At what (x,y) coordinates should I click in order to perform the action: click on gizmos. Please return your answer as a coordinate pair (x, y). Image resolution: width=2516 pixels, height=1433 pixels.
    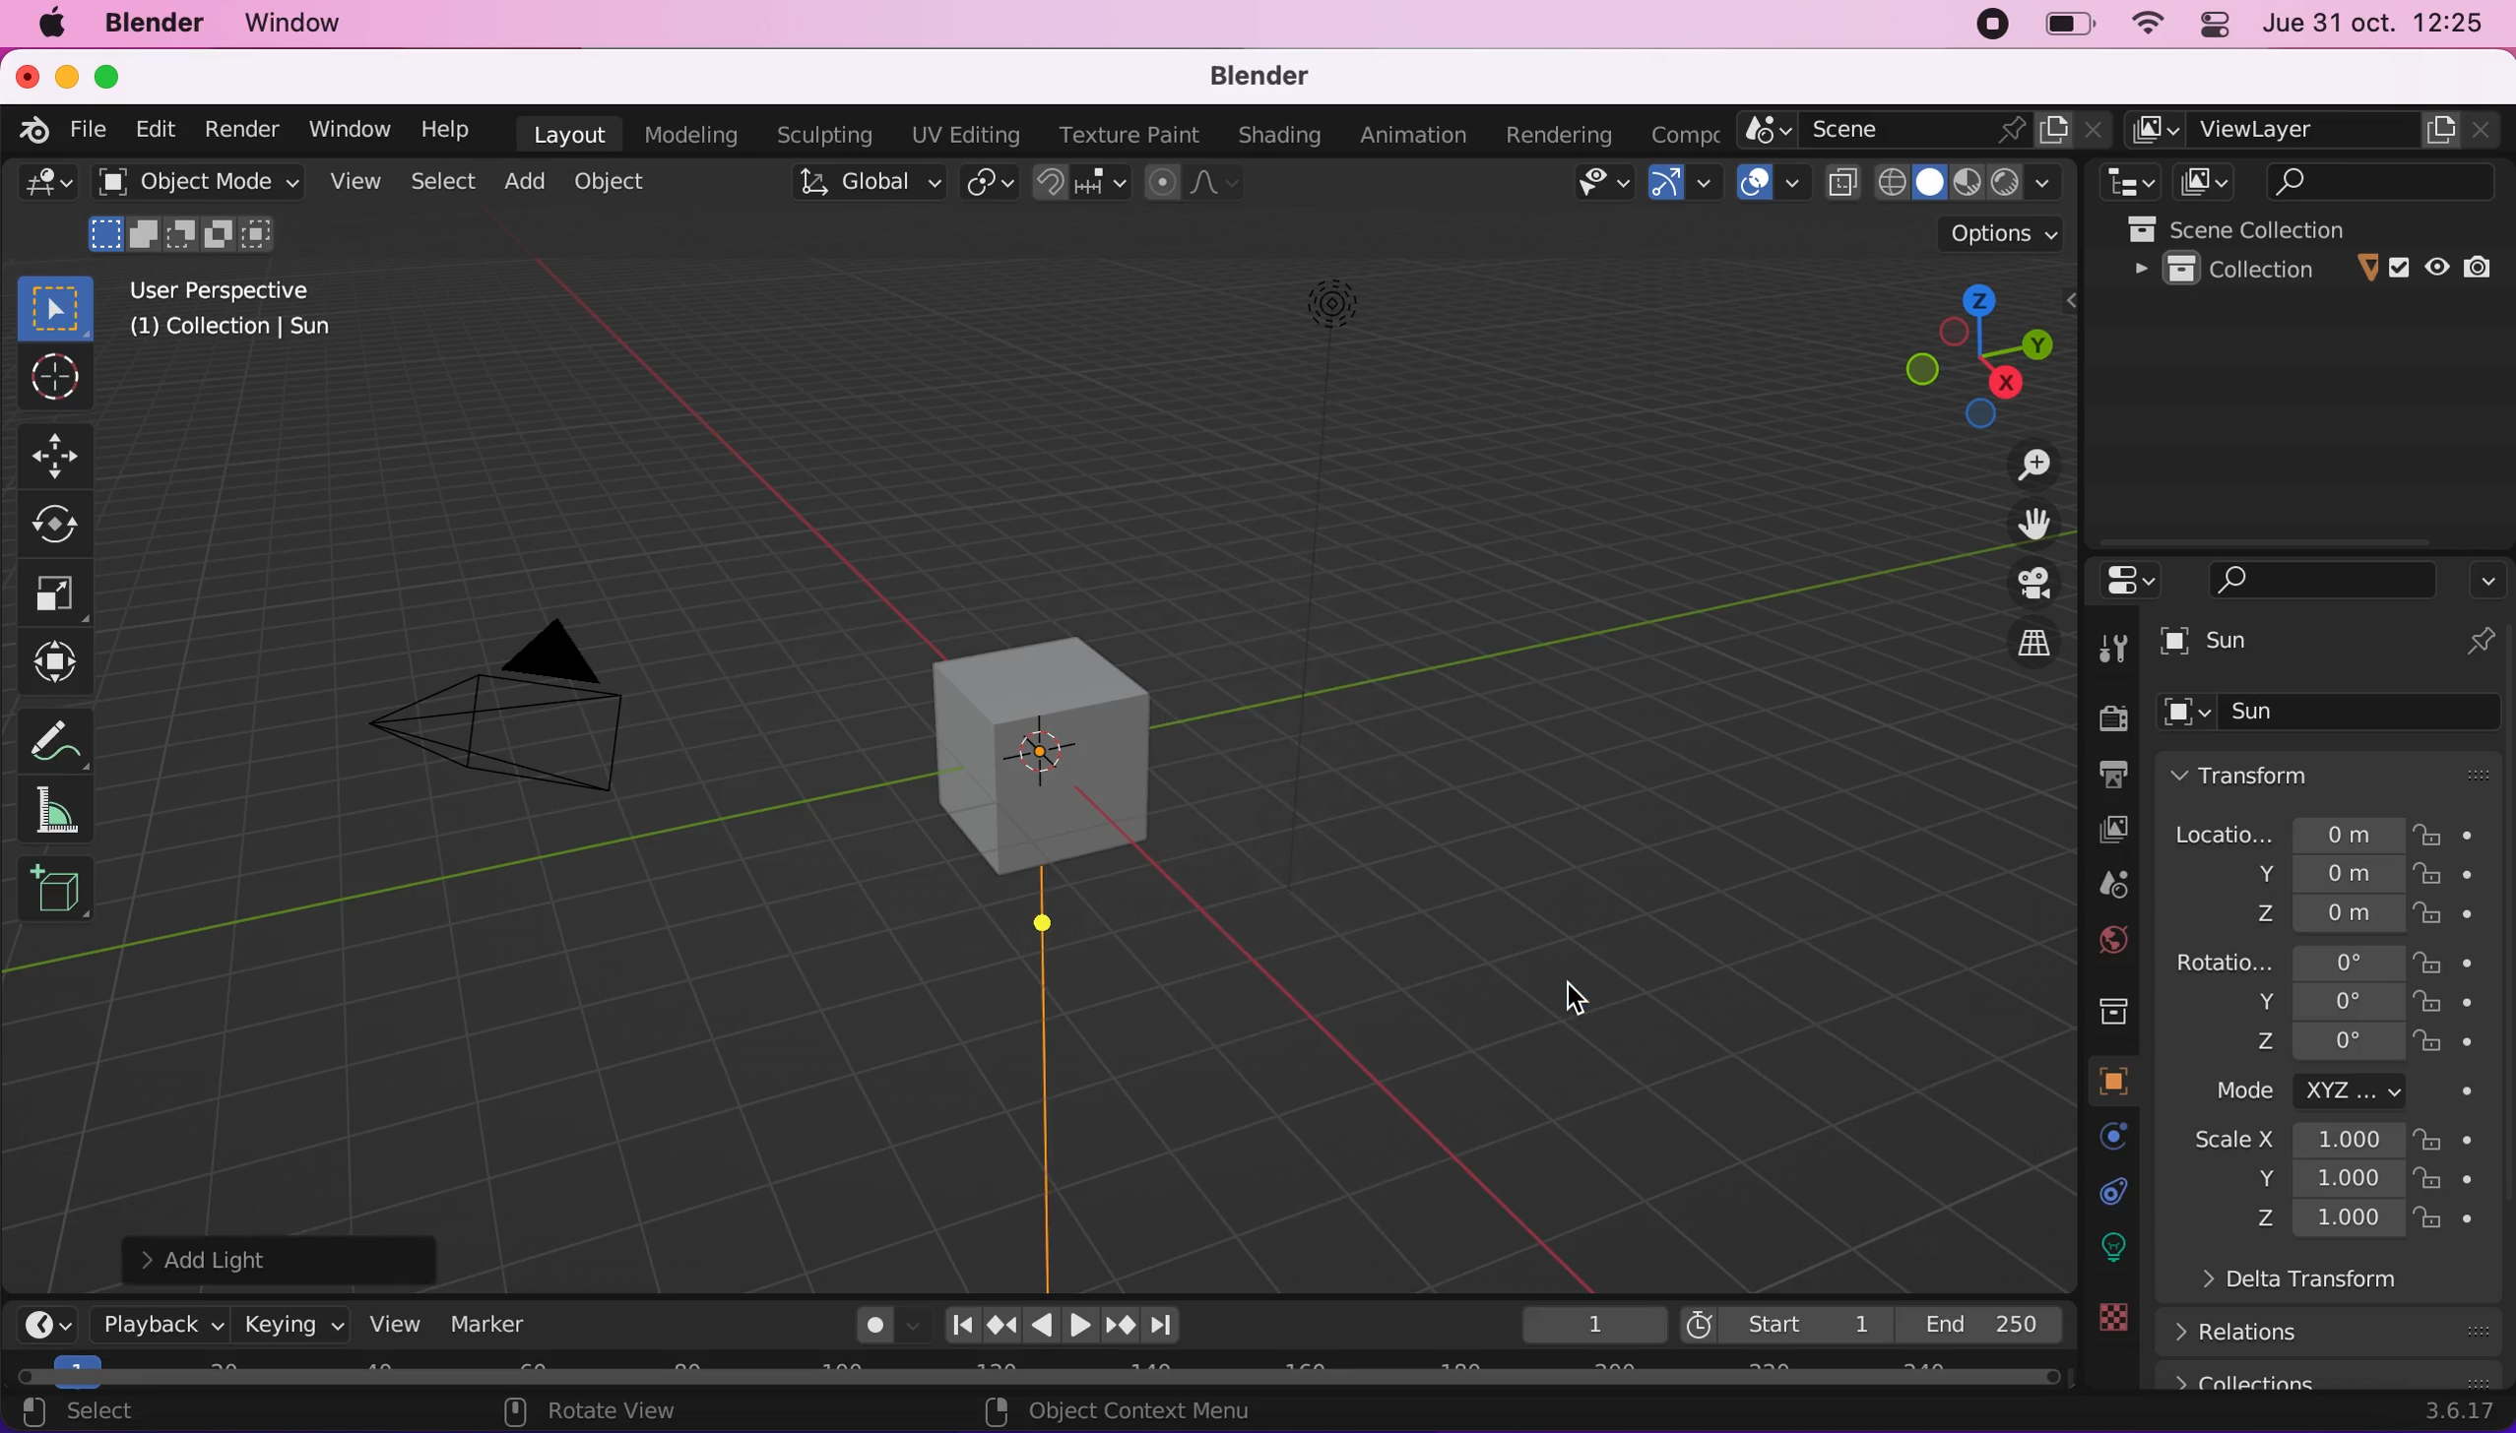
    Looking at the image, I should click on (1684, 183).